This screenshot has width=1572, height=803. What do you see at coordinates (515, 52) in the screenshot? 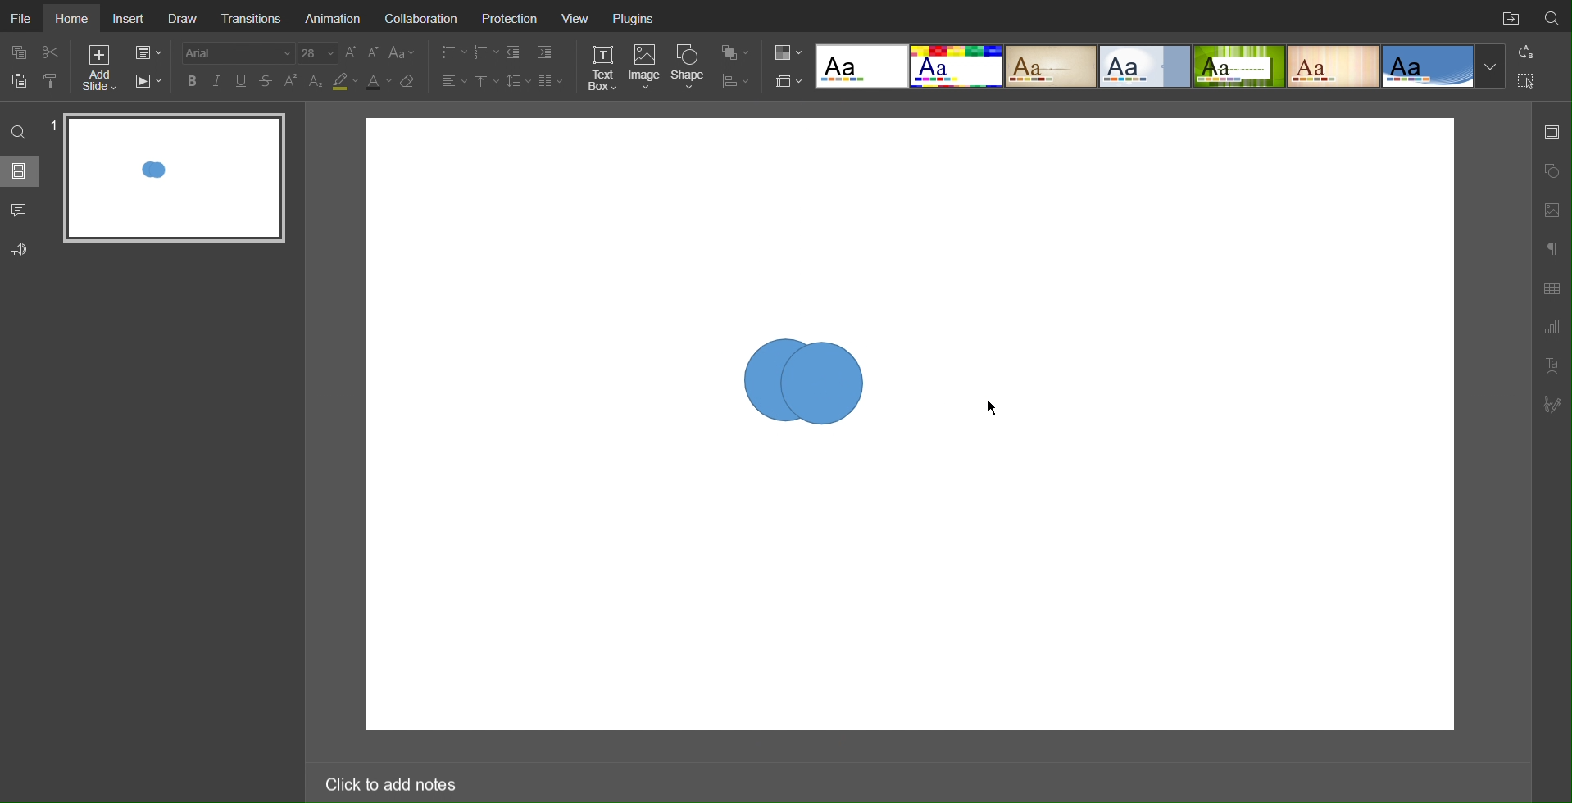
I see `Decrease Indent` at bounding box center [515, 52].